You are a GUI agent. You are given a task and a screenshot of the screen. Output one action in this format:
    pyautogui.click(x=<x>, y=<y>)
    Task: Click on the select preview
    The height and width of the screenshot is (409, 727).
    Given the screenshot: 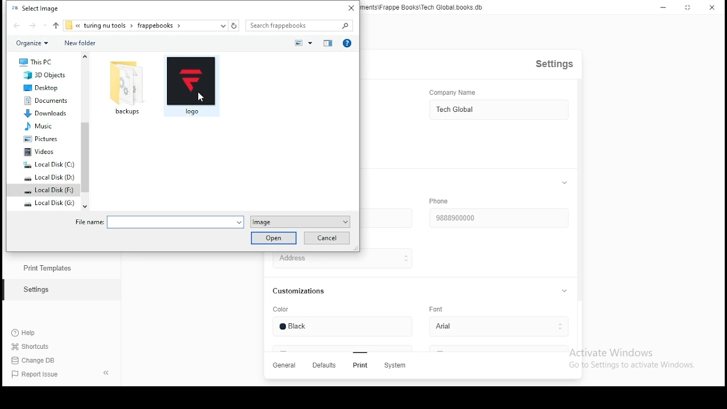 What is the action you would take?
    pyautogui.click(x=302, y=45)
    